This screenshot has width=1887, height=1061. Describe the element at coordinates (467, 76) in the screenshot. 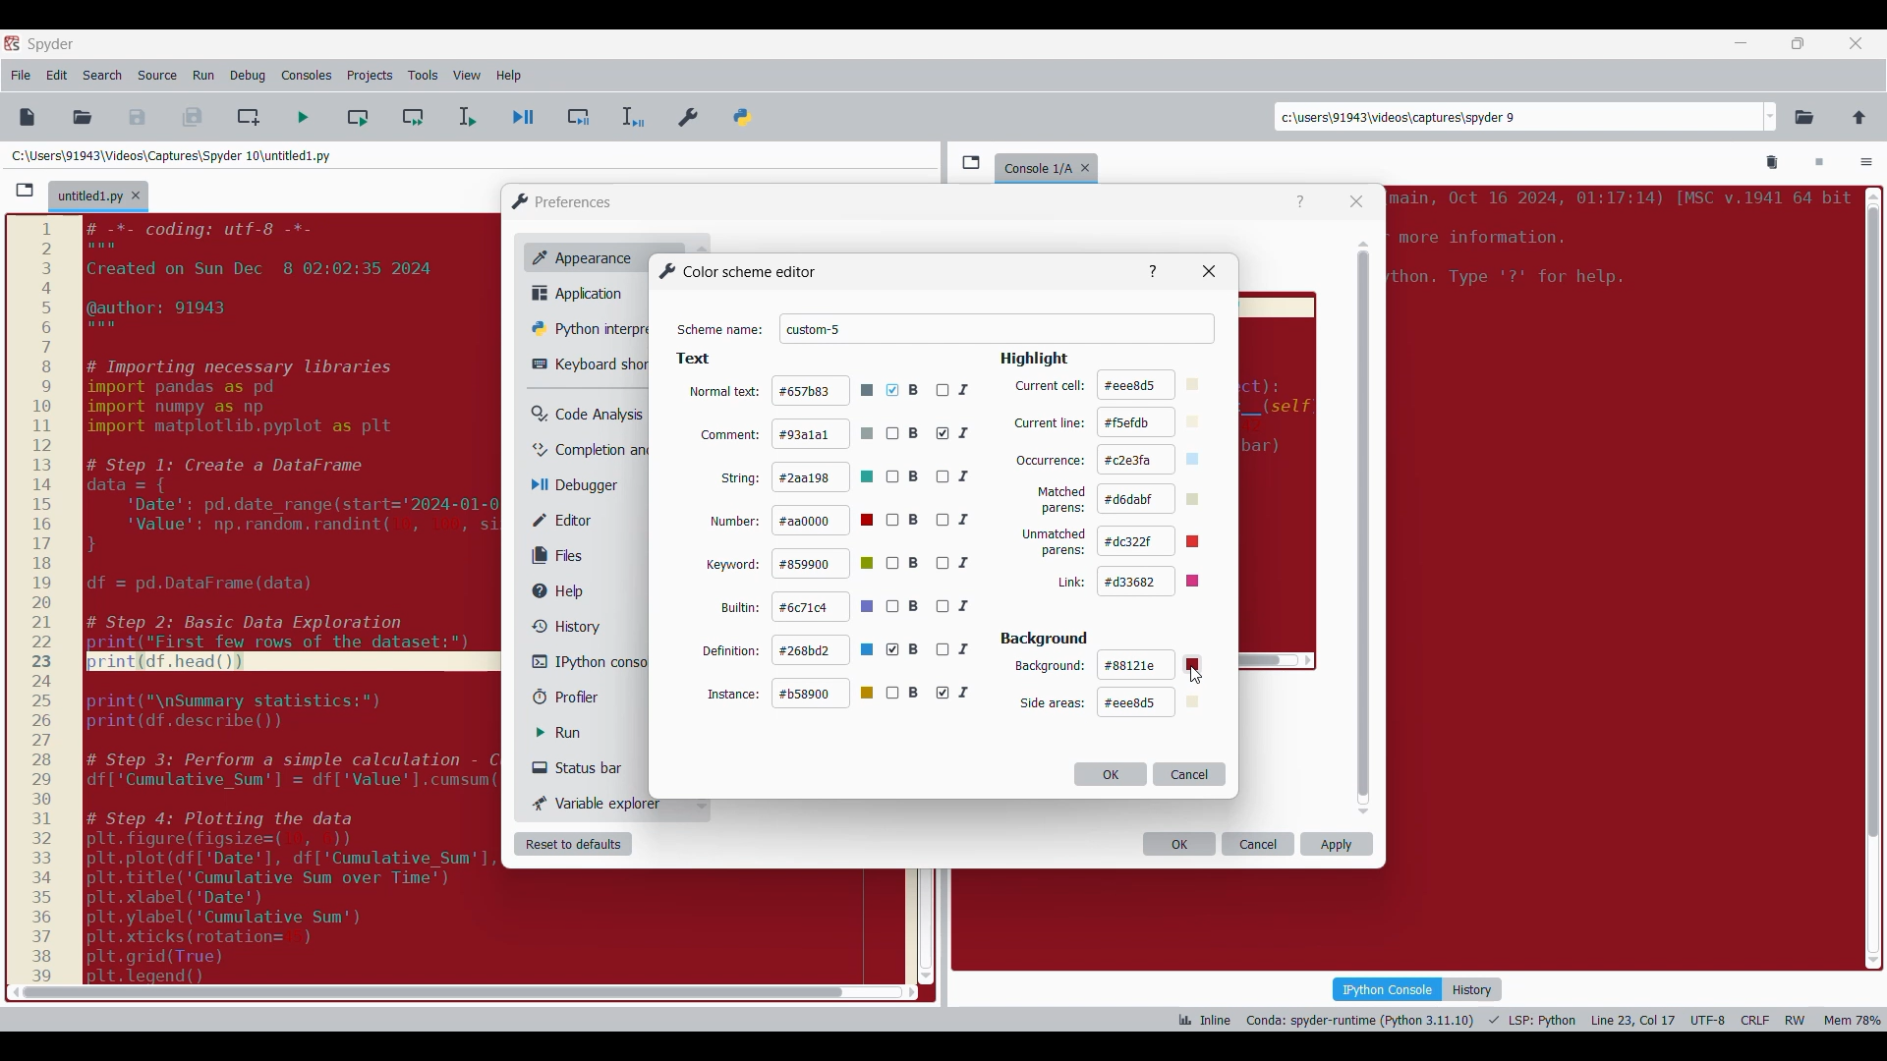

I see `View menu` at that location.